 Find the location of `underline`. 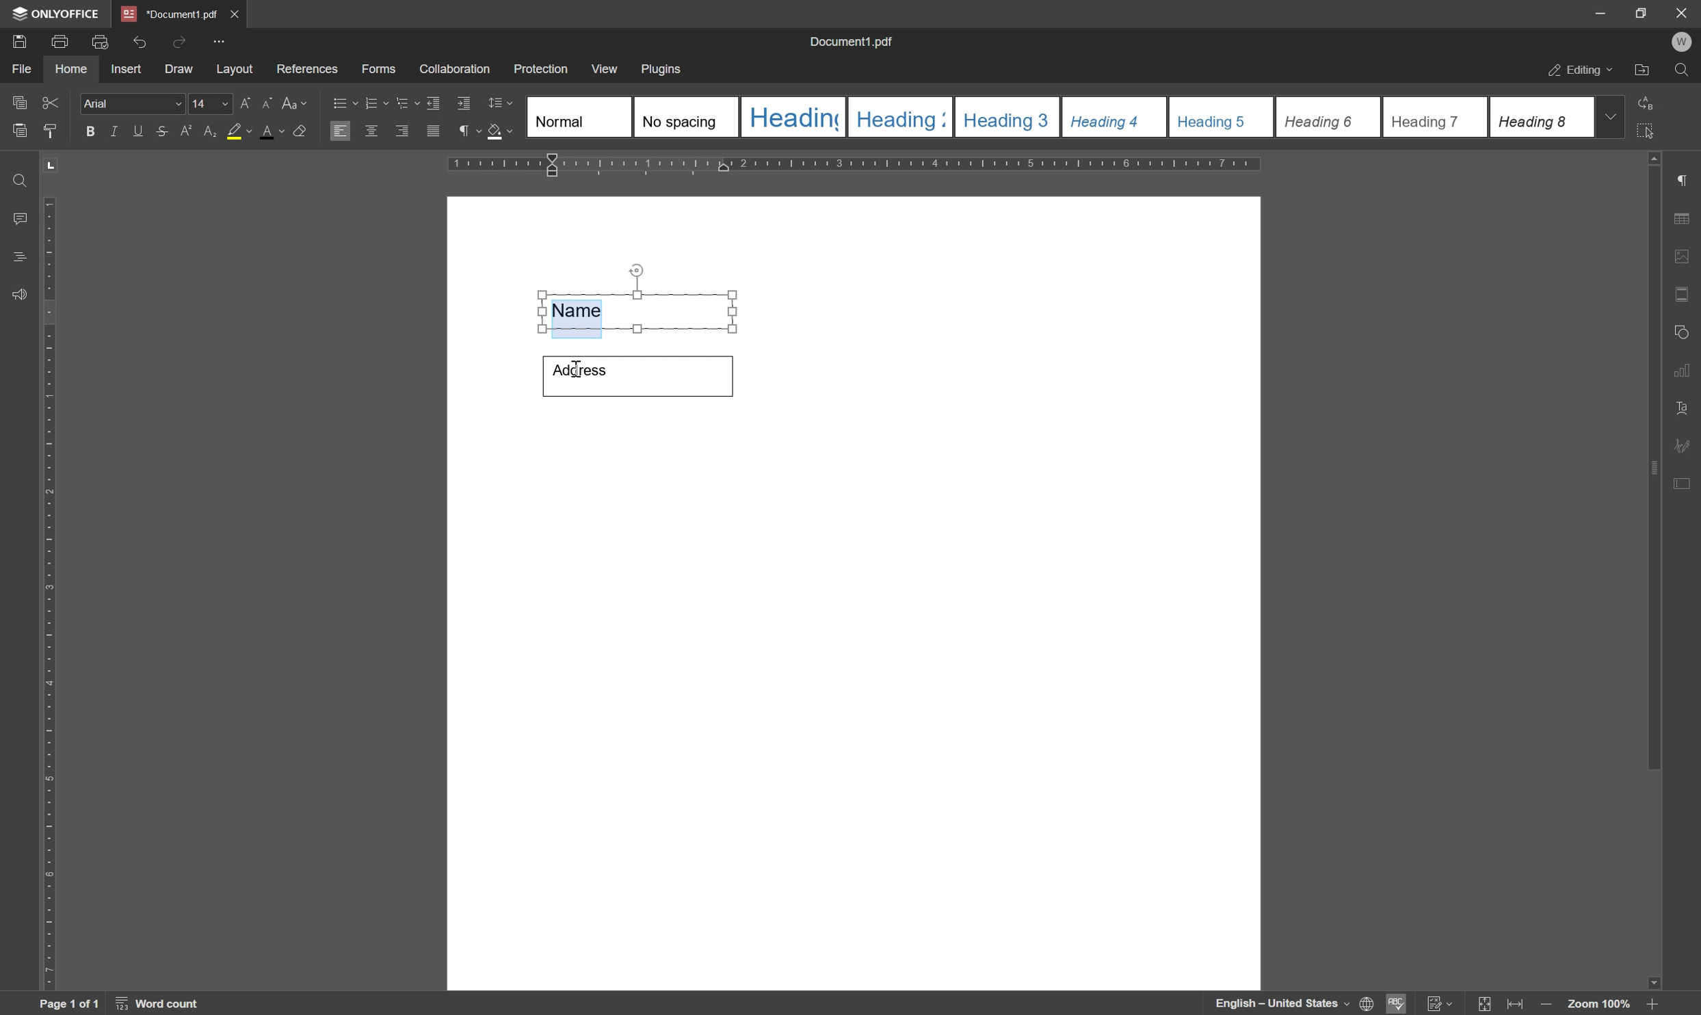

underline is located at coordinates (137, 131).